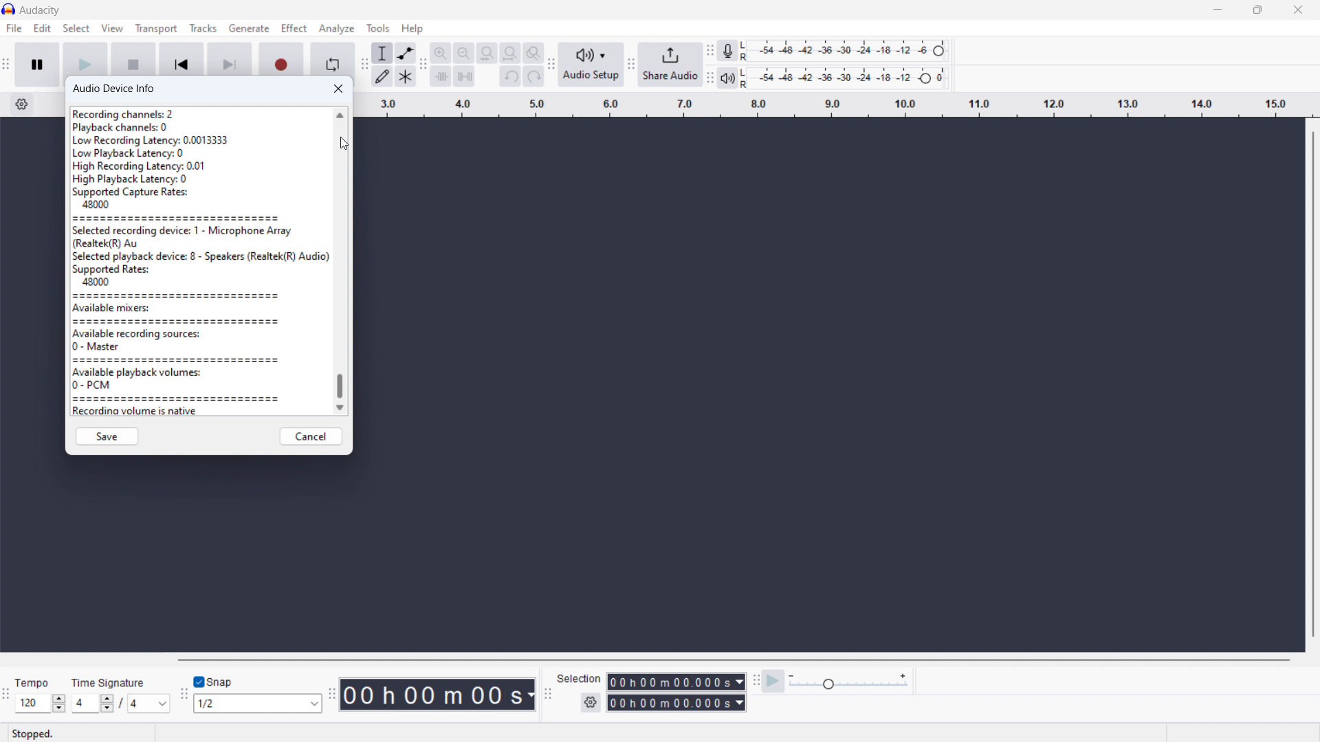 Image resolution: width=1320 pixels, height=742 pixels. Describe the element at coordinates (1310, 388) in the screenshot. I see `Vertical scroll bar` at that location.